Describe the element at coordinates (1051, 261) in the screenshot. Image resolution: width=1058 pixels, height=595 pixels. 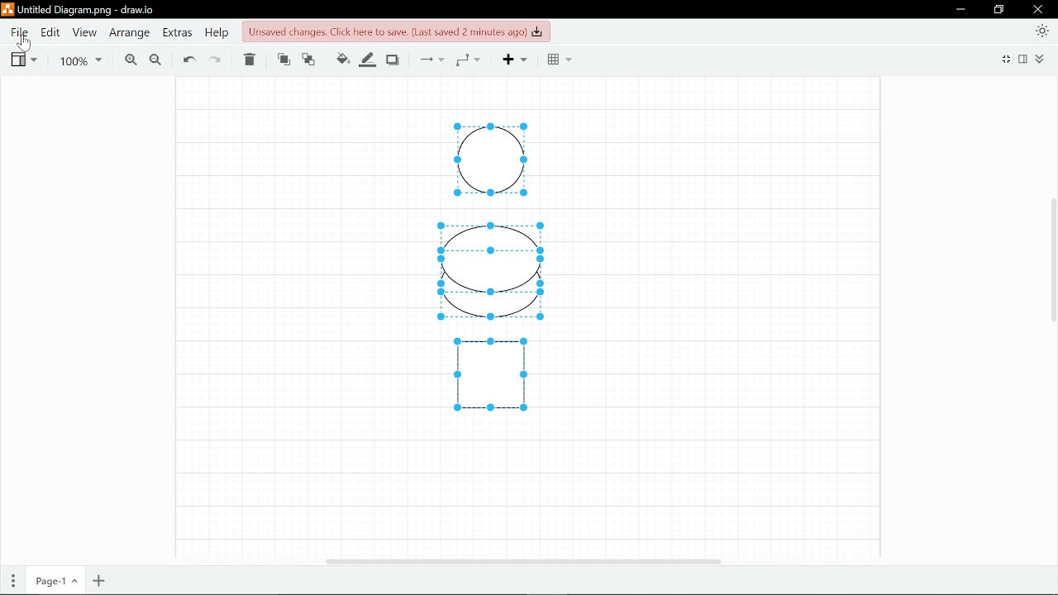
I see `Vertical cursor` at that location.